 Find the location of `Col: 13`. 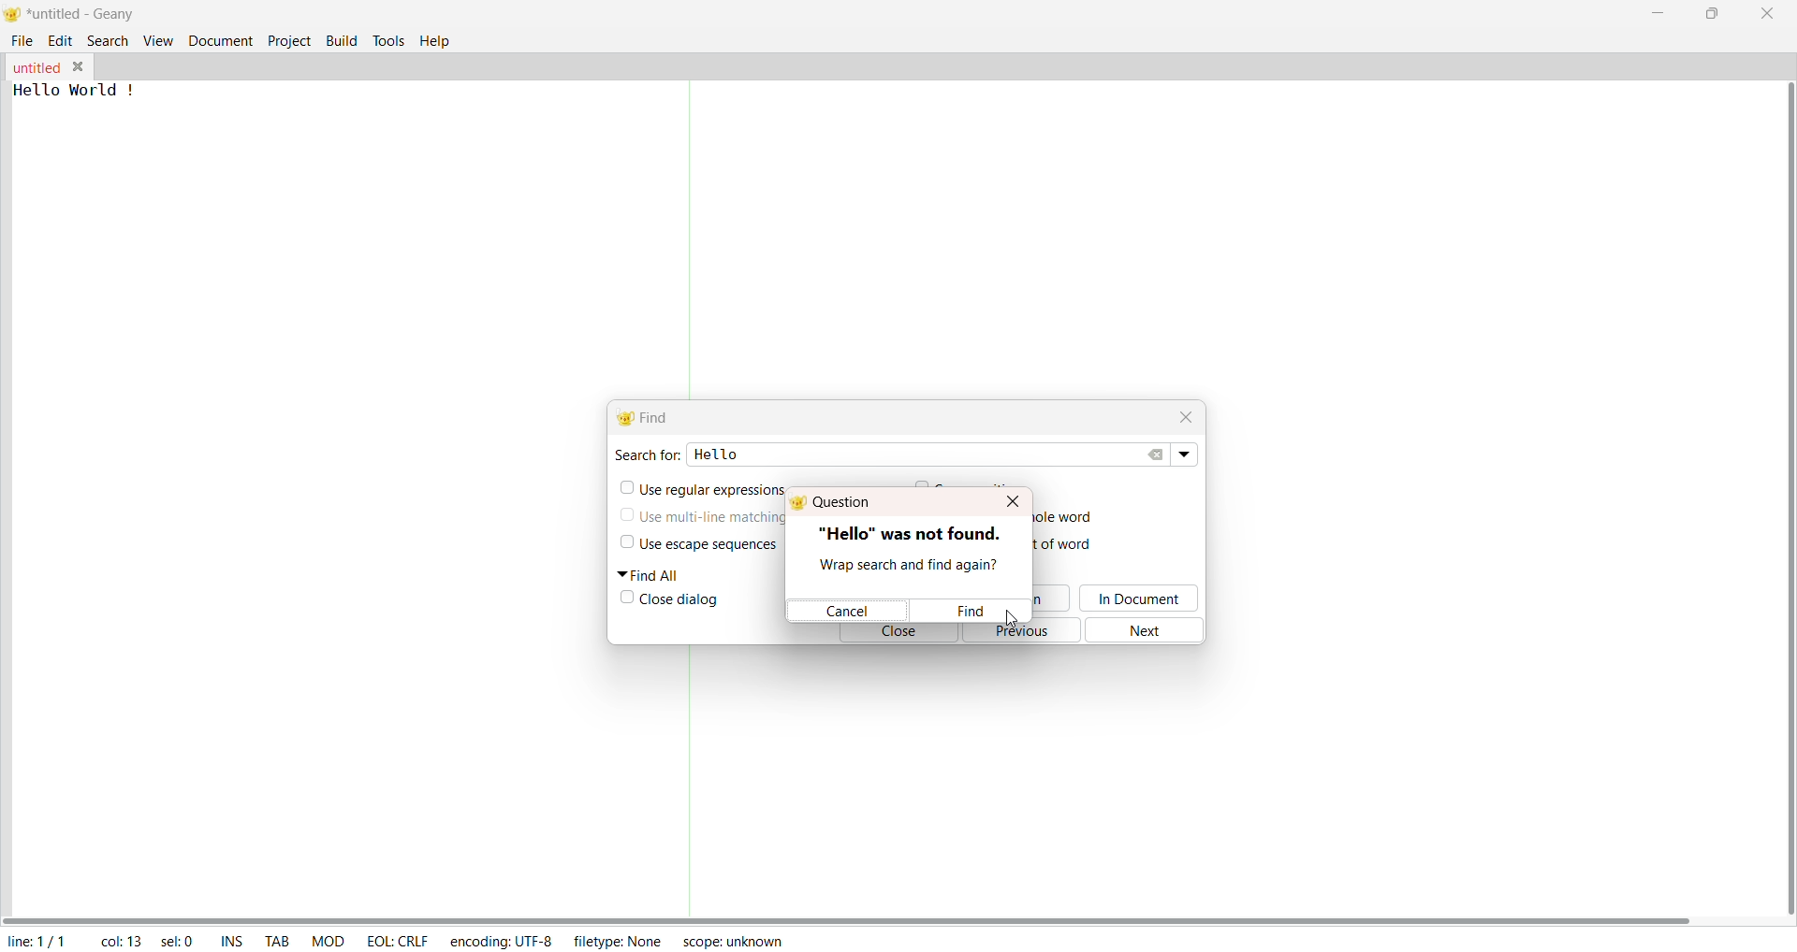

Col: 13 is located at coordinates (117, 938).